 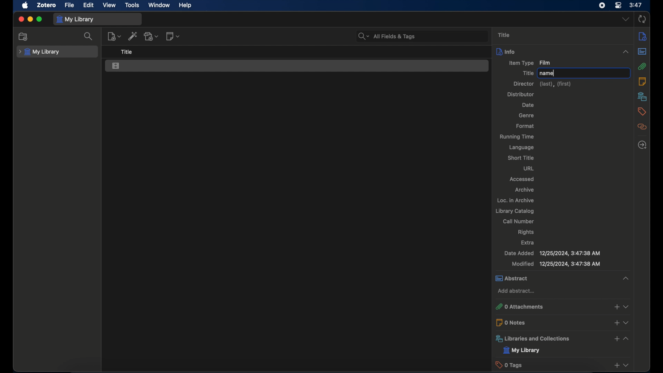 I want to click on rights, so click(x=526, y=232).